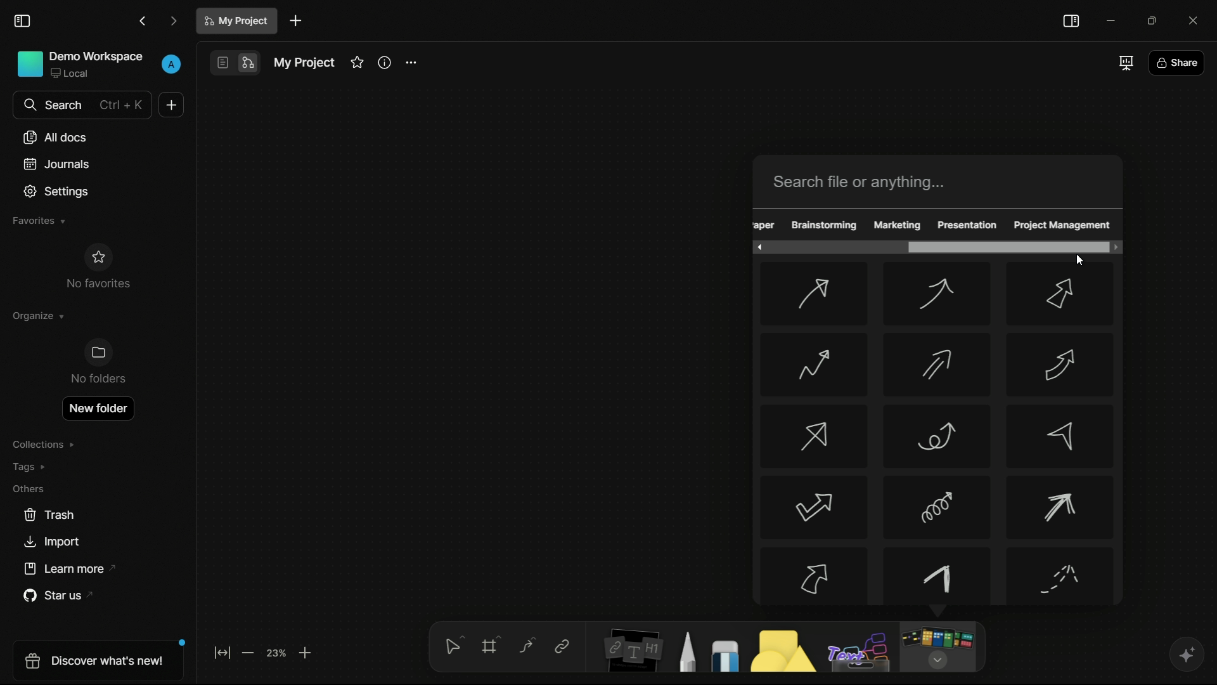  Describe the element at coordinates (493, 644) in the screenshot. I see `frames` at that location.